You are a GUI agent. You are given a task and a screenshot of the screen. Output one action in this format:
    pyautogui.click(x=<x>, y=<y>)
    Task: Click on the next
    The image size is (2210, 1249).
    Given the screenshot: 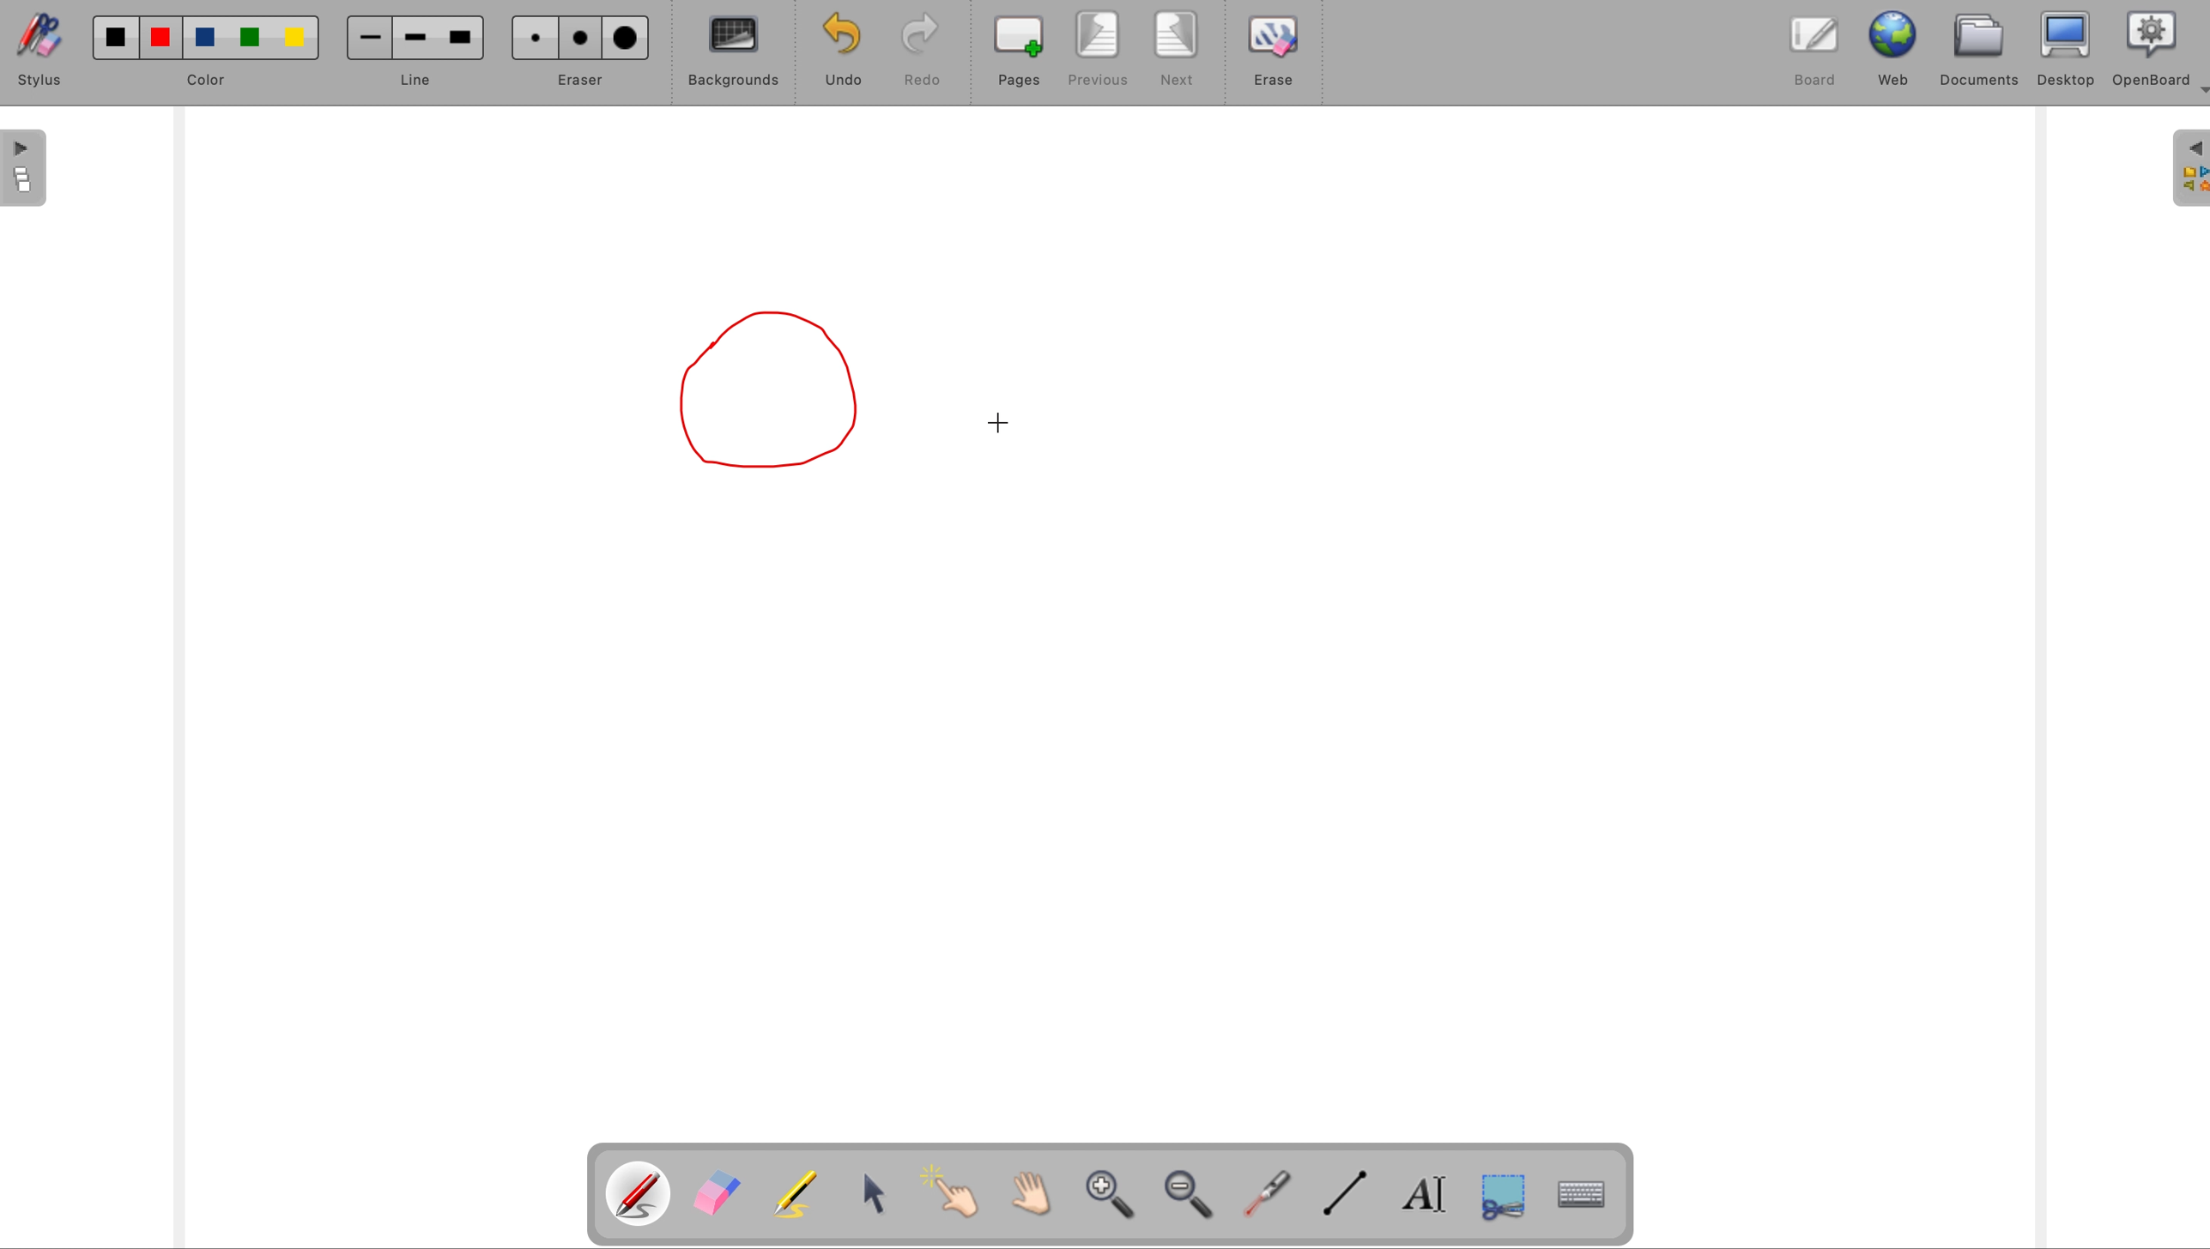 What is the action you would take?
    pyautogui.click(x=1177, y=51)
    